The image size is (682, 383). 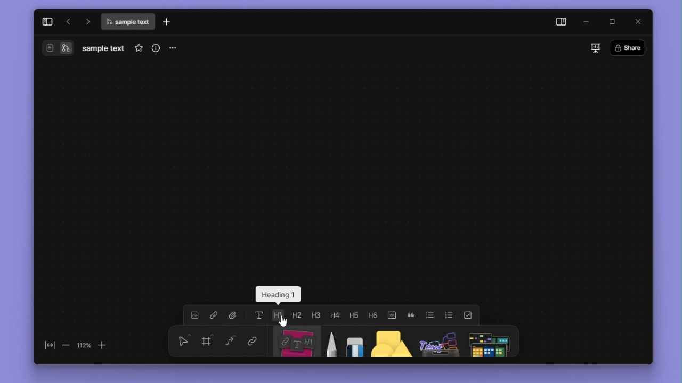 I want to click on select, so click(x=184, y=340).